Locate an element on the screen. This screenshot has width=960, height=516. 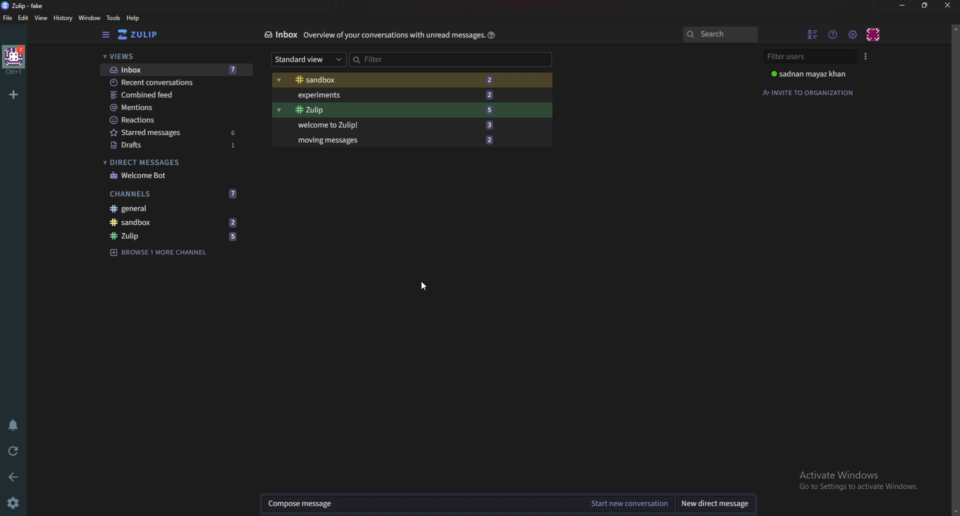
help is located at coordinates (490, 34).